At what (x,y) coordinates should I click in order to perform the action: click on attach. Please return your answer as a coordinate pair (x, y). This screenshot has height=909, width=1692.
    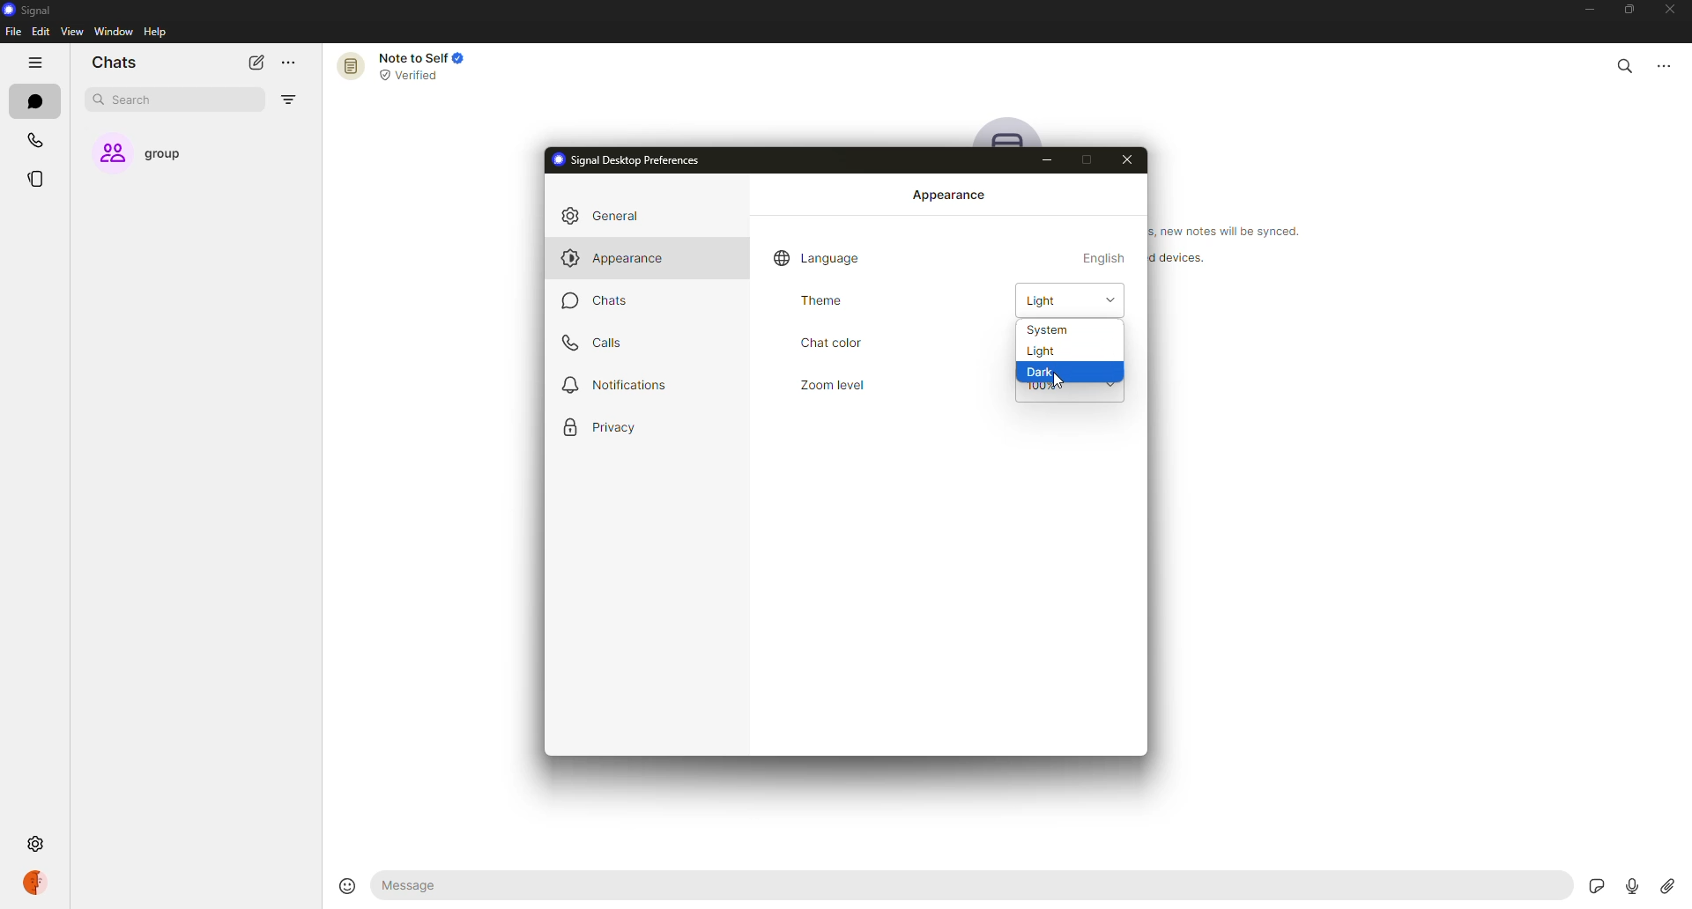
    Looking at the image, I should click on (1666, 885).